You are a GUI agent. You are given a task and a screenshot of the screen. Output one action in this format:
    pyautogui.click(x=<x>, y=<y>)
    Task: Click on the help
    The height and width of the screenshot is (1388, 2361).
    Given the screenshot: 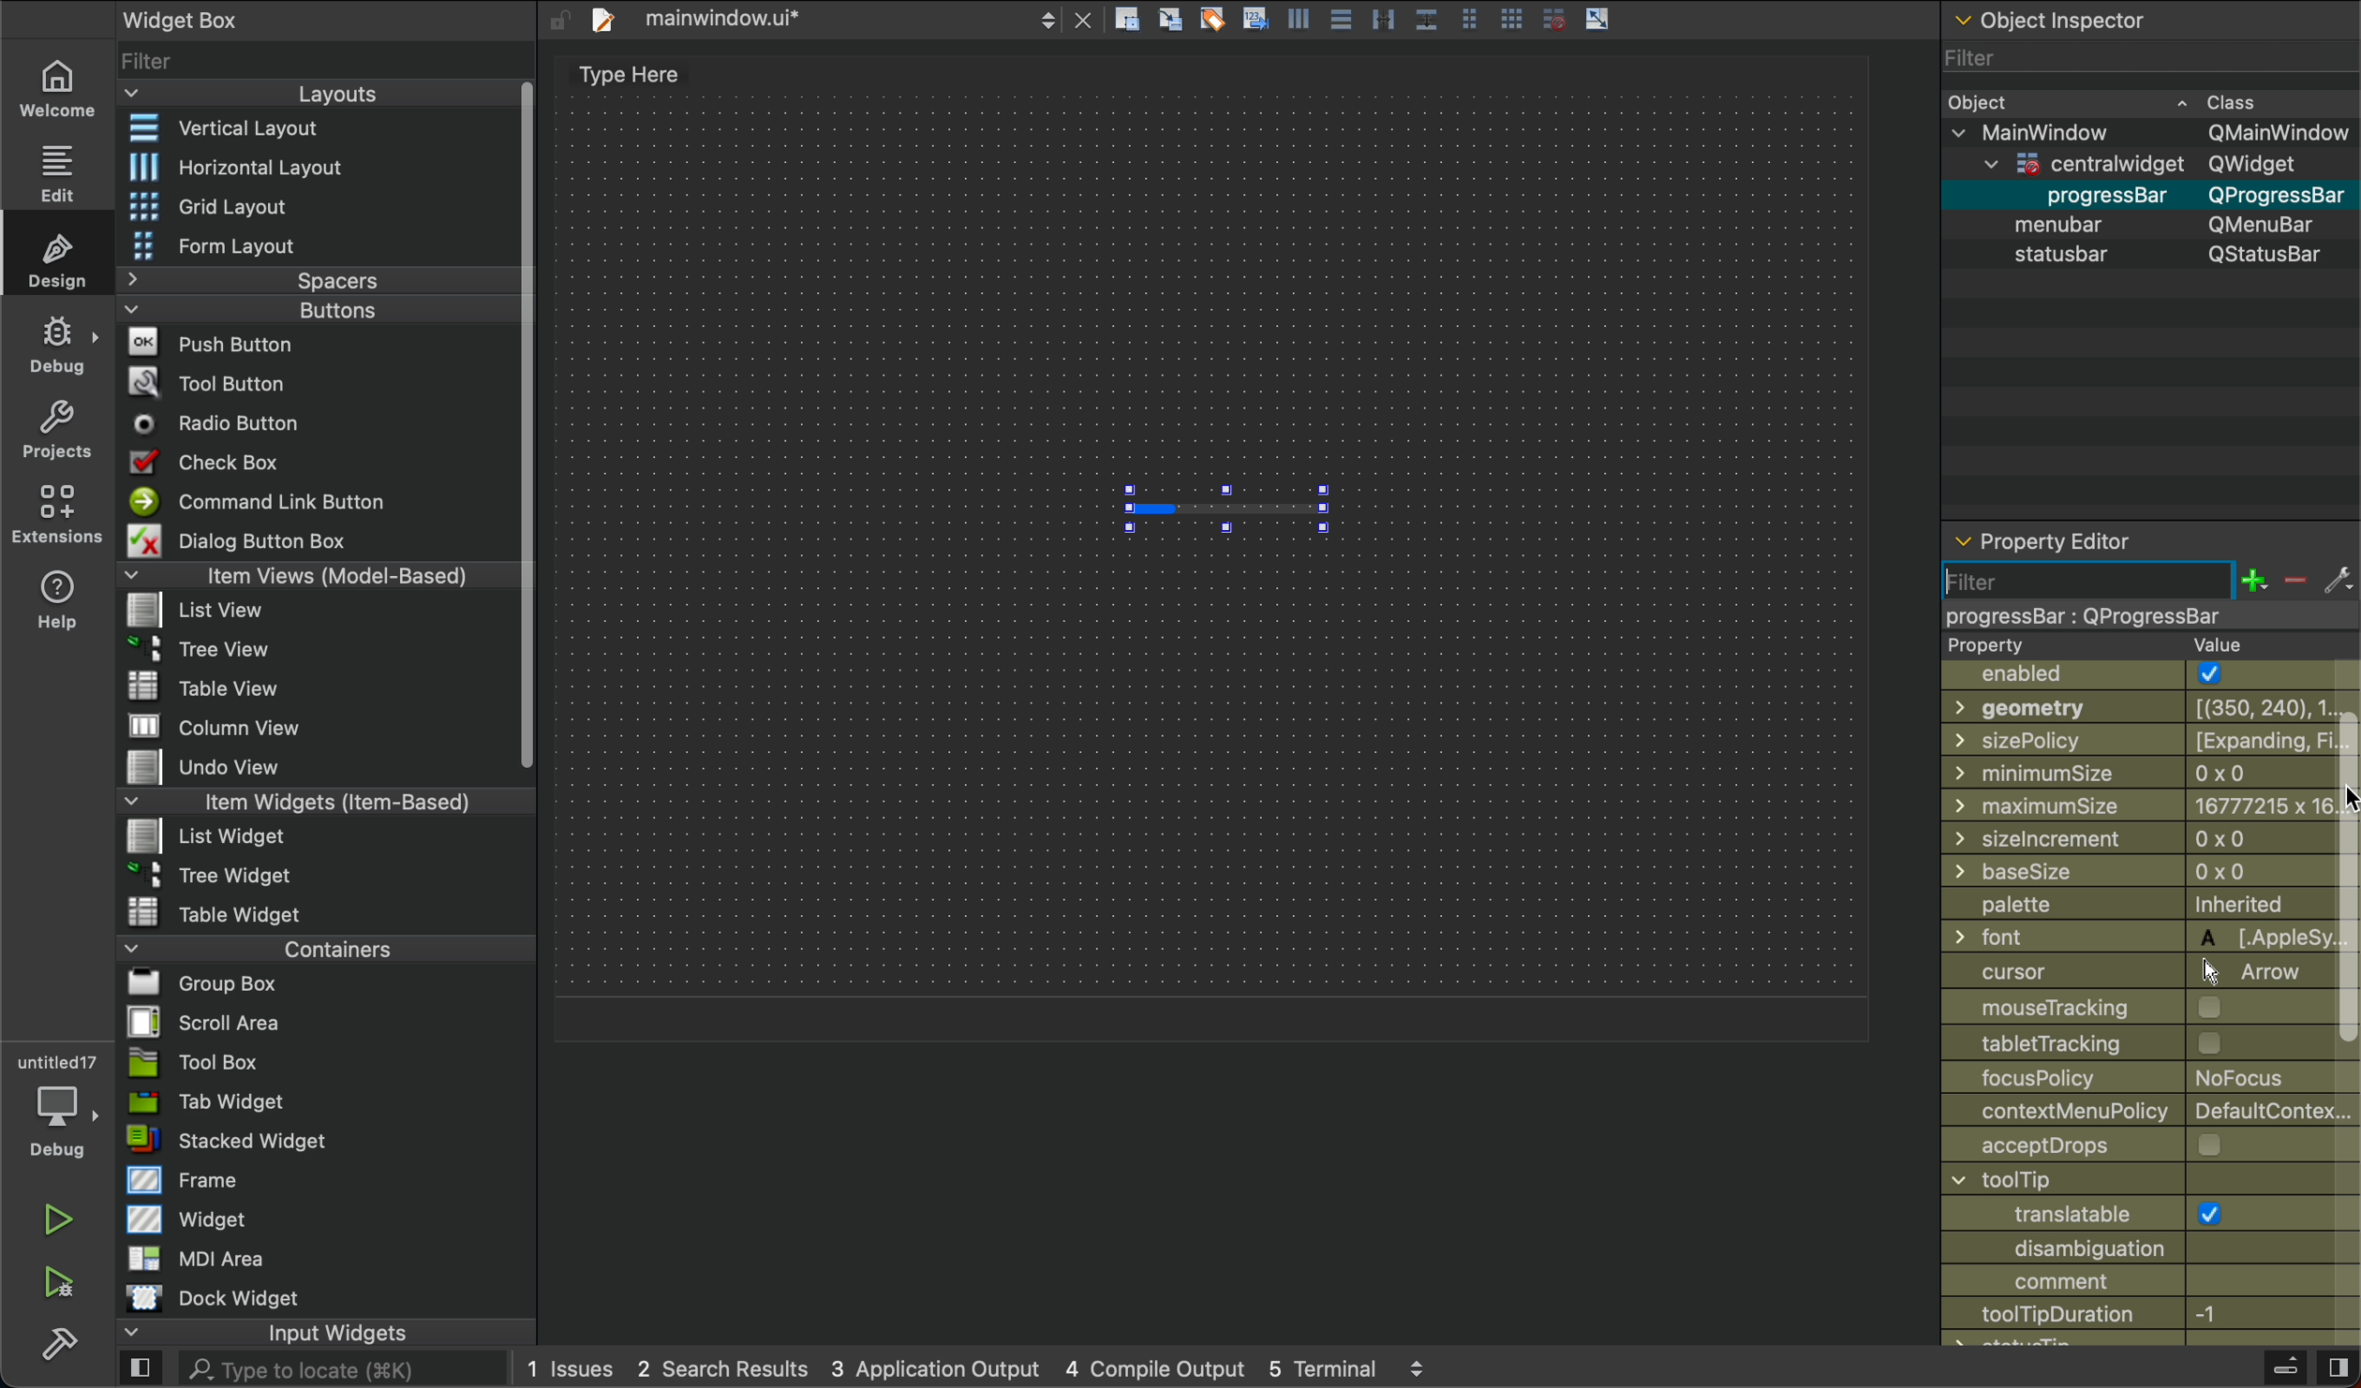 What is the action you would take?
    pyautogui.click(x=59, y=598)
    